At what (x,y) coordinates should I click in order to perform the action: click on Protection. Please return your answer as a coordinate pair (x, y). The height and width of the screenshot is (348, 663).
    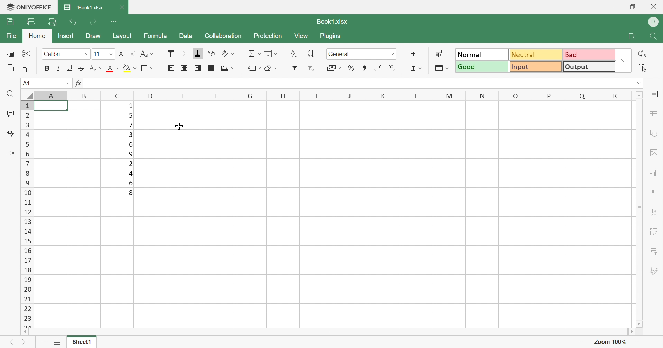
    Looking at the image, I should click on (268, 36).